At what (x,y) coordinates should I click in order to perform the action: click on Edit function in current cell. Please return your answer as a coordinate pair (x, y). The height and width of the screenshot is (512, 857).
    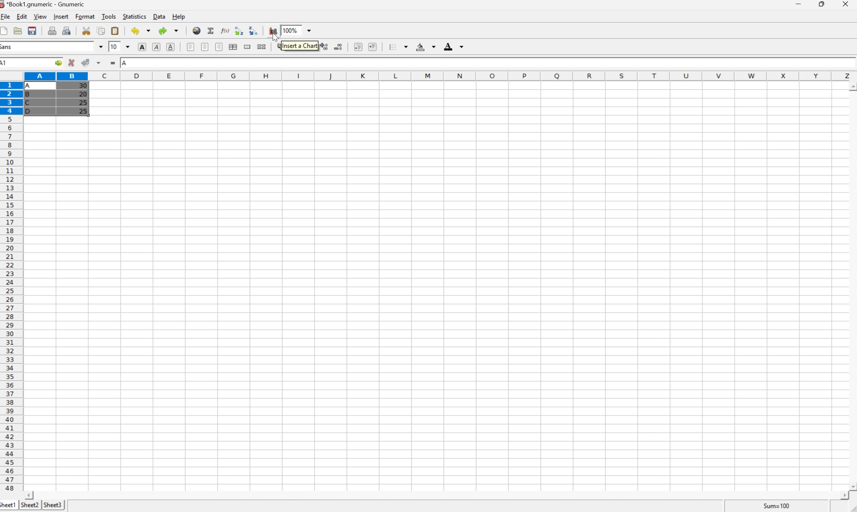
    Looking at the image, I should click on (226, 30).